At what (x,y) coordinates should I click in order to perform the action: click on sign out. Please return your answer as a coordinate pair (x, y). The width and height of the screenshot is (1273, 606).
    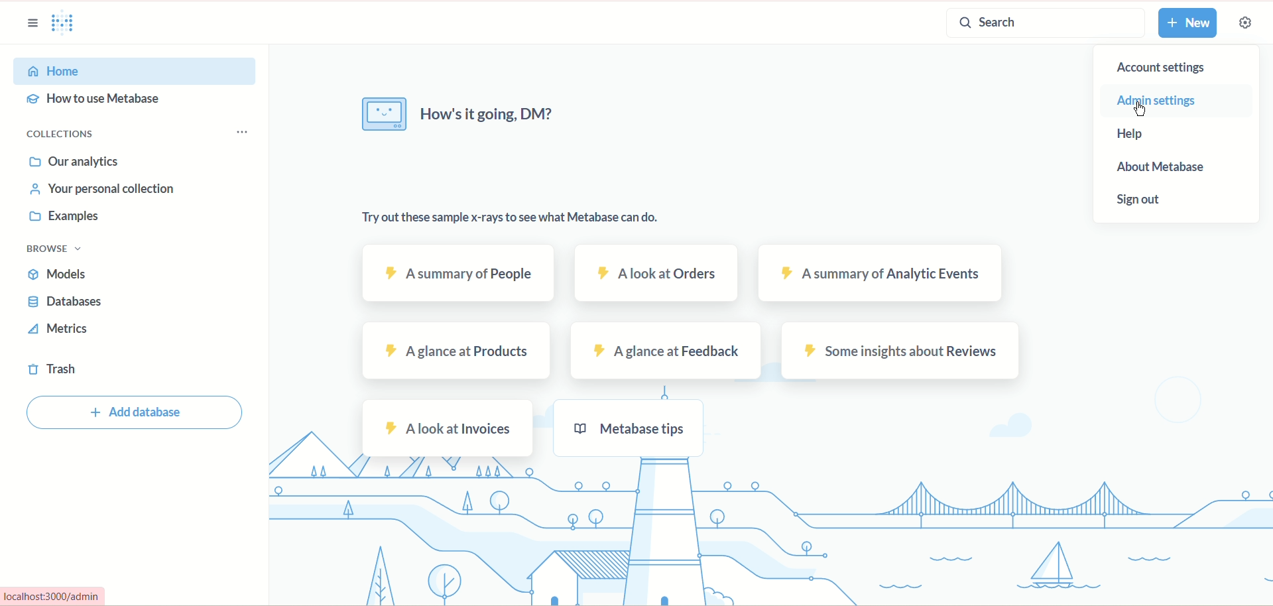
    Looking at the image, I should click on (1145, 200).